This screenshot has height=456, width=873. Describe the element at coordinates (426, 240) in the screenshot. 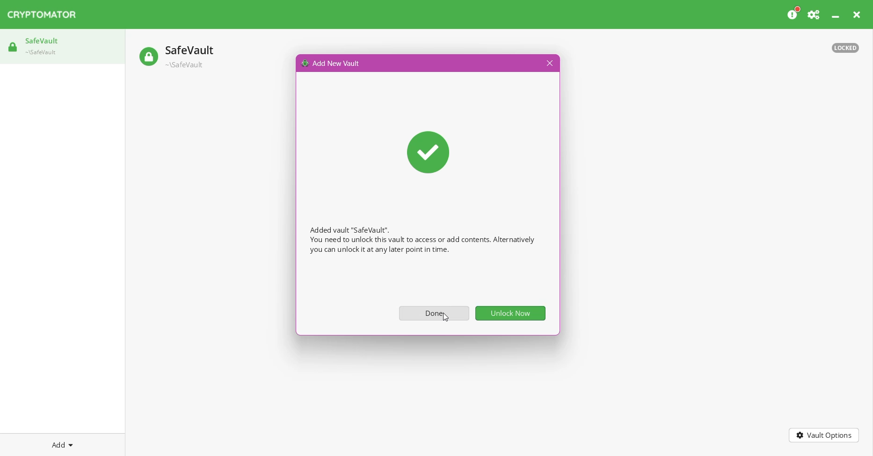

I see `Added vault "SafeVault".
You need to unlock this vault to access or add contents. Alternatively
you can unlockiit at any later point in time.` at that location.